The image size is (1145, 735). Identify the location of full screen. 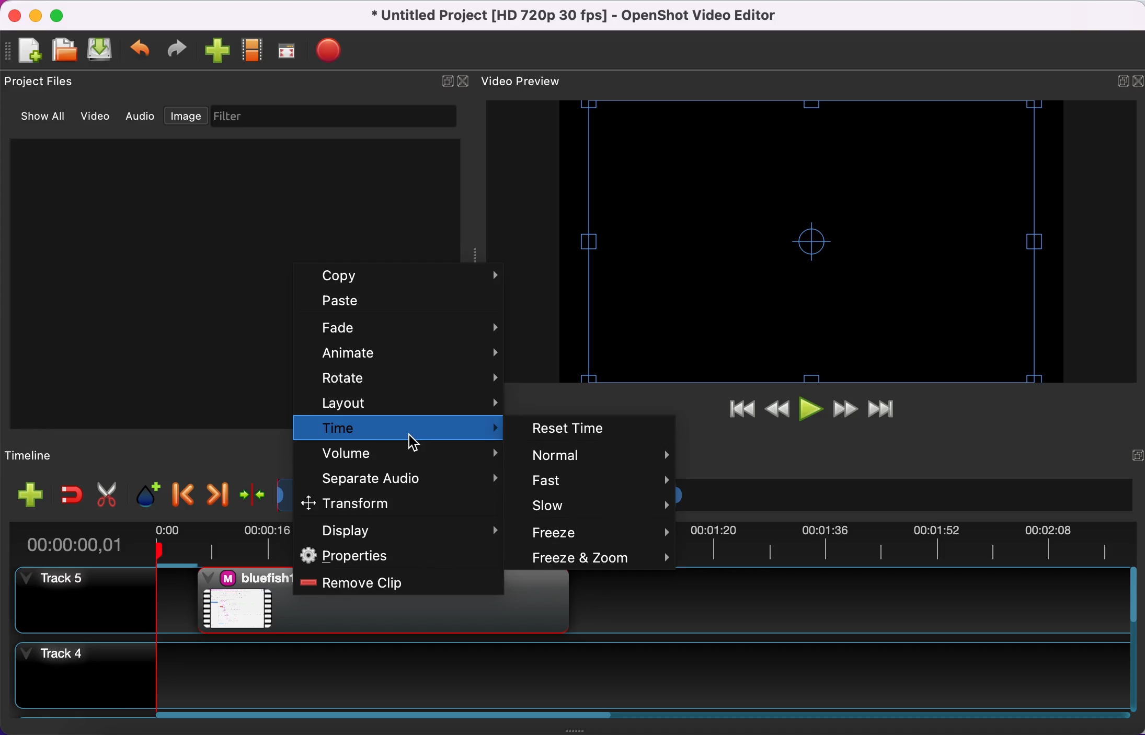
(291, 50).